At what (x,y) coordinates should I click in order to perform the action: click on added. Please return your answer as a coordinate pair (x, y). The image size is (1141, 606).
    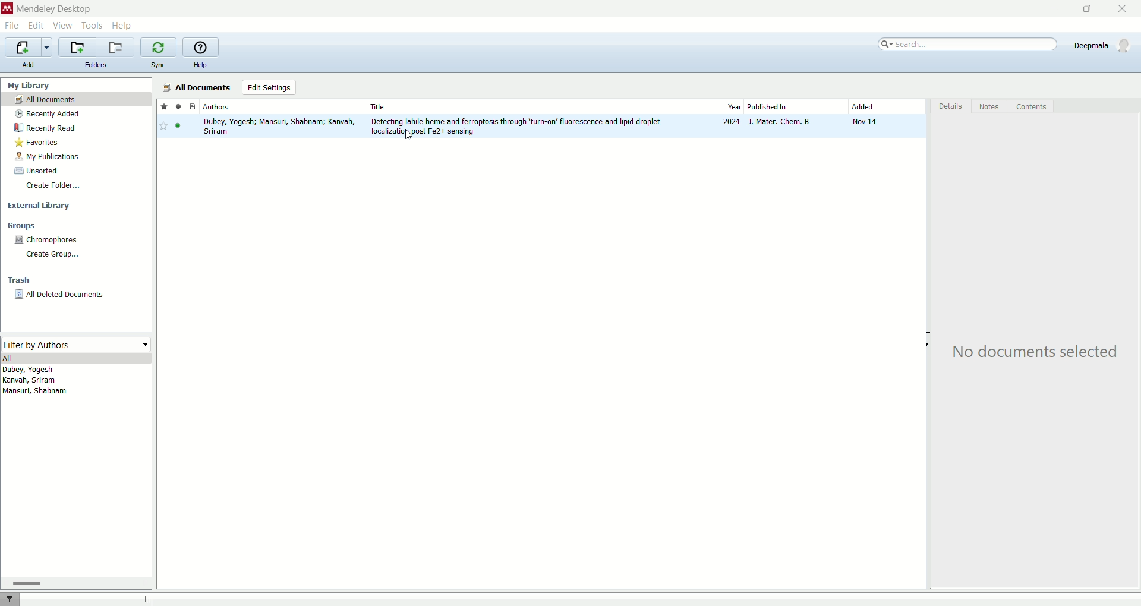
    Looking at the image, I should click on (885, 106).